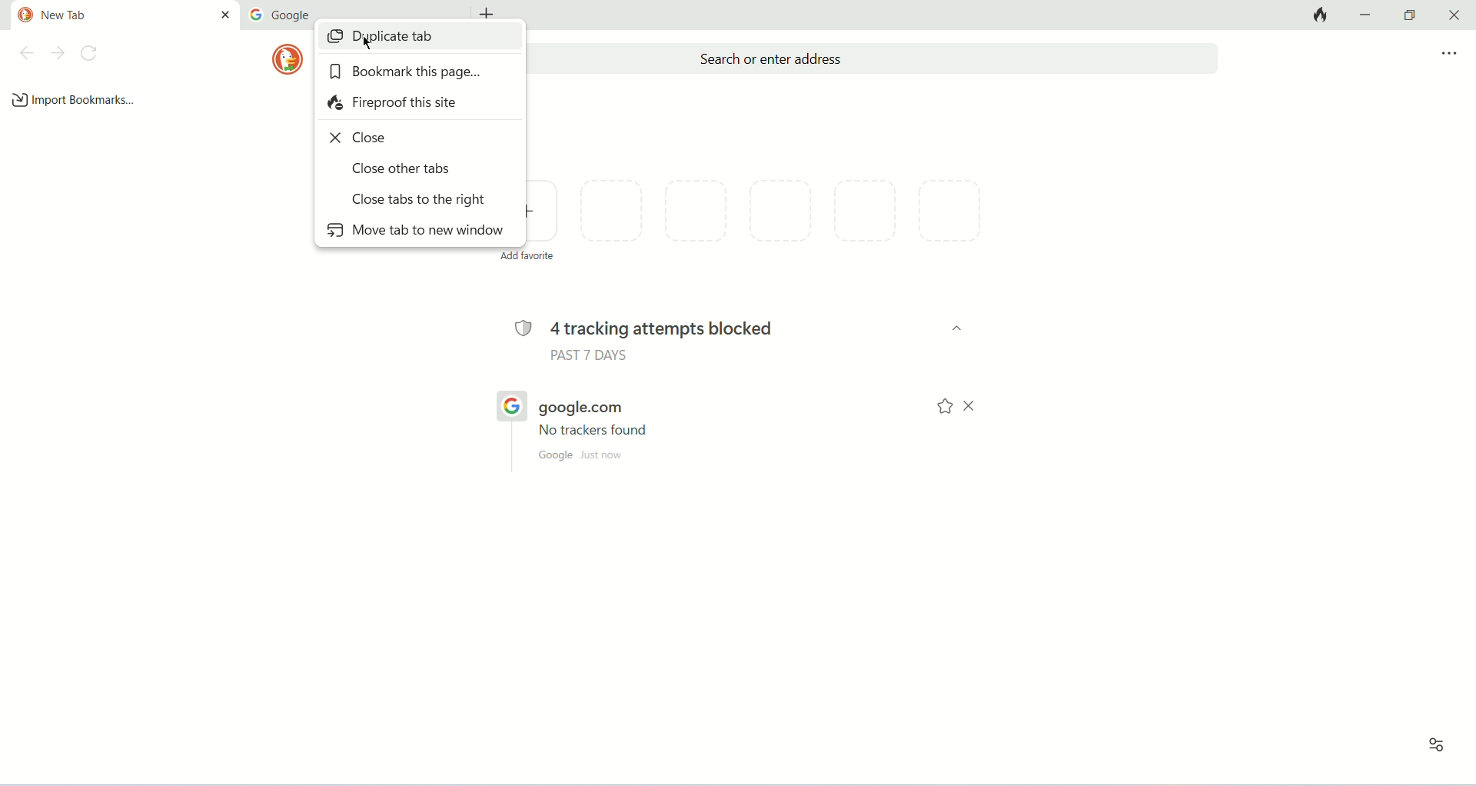 This screenshot has height=786, width=1476. Describe the element at coordinates (256, 15) in the screenshot. I see `google logo` at that location.